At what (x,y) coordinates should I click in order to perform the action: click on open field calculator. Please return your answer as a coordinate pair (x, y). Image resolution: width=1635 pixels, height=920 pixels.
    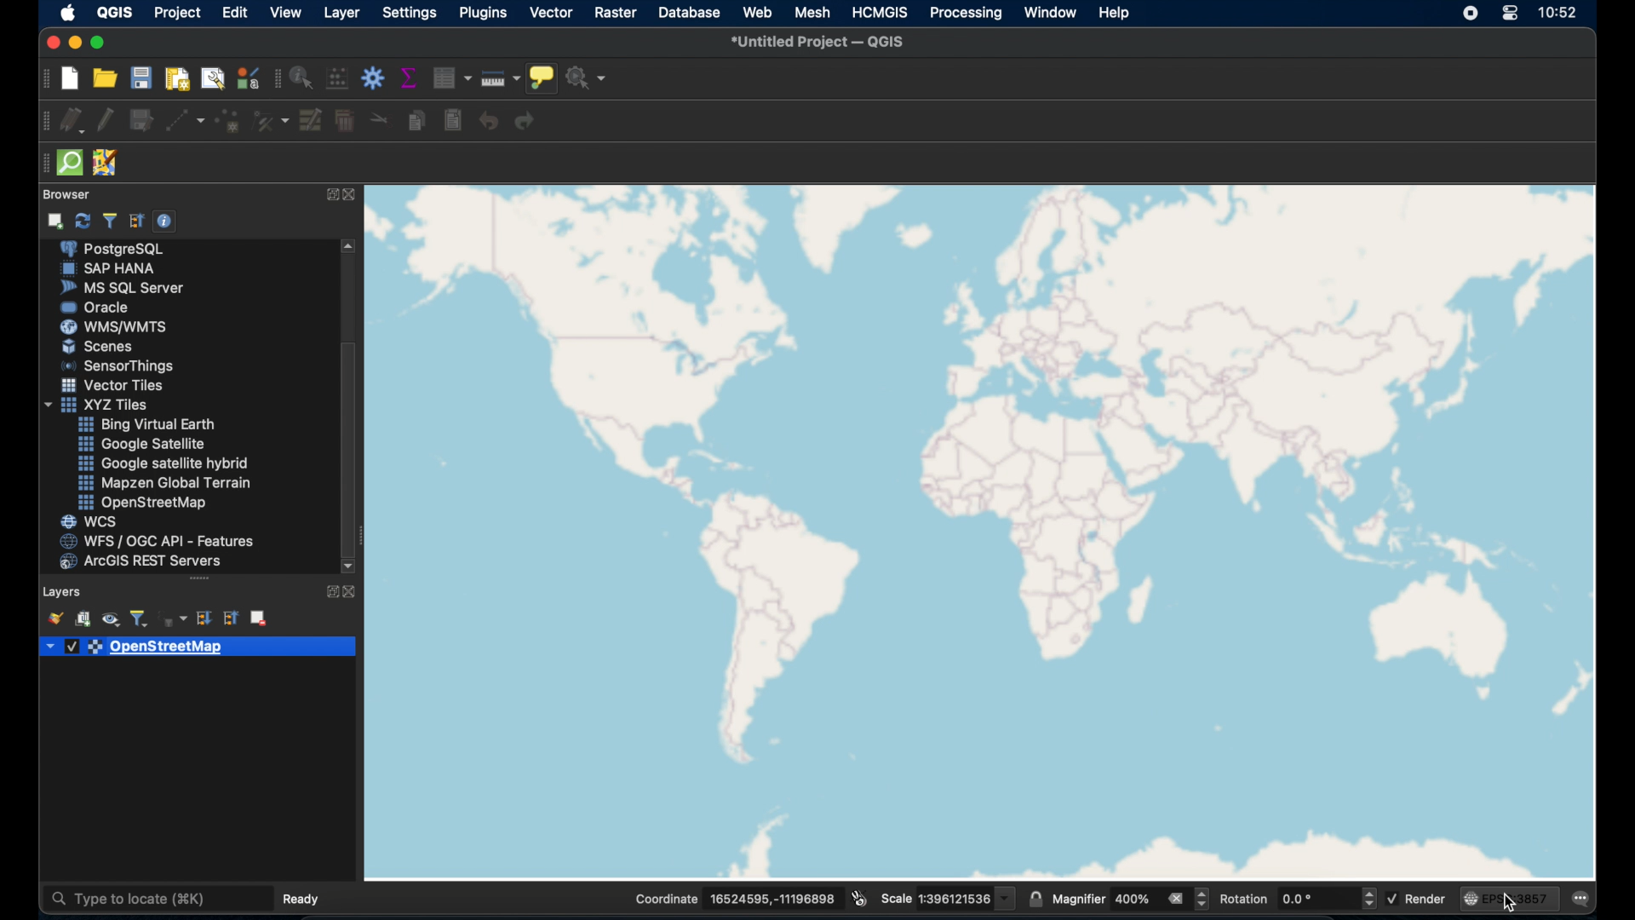
    Looking at the image, I should click on (335, 78).